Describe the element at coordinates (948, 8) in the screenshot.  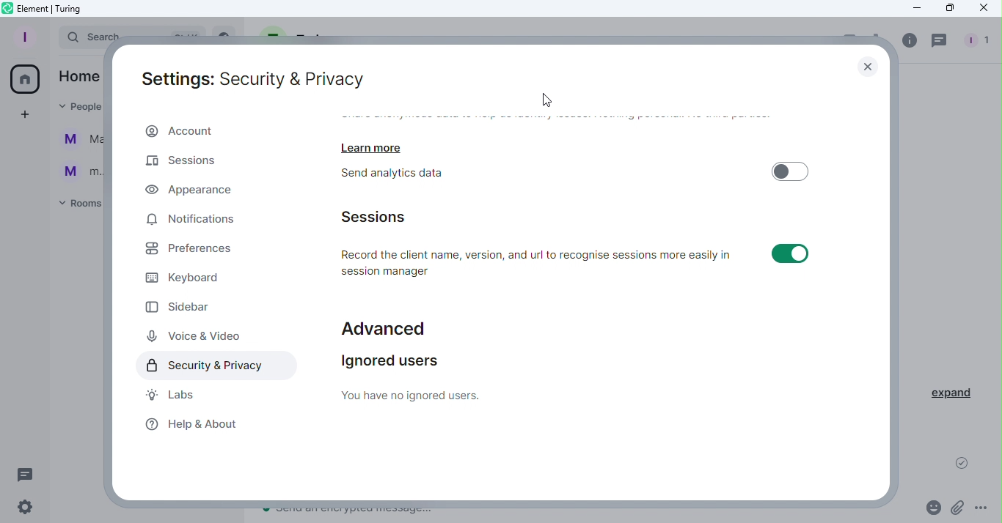
I see `Maximize` at that location.